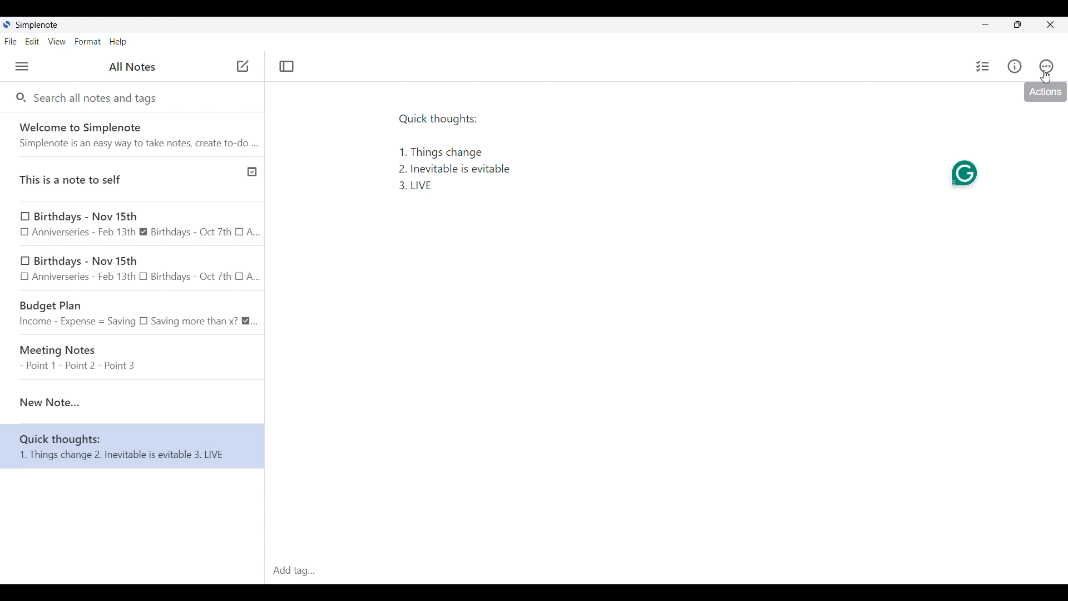  I want to click on Meeting Notes, so click(133, 353).